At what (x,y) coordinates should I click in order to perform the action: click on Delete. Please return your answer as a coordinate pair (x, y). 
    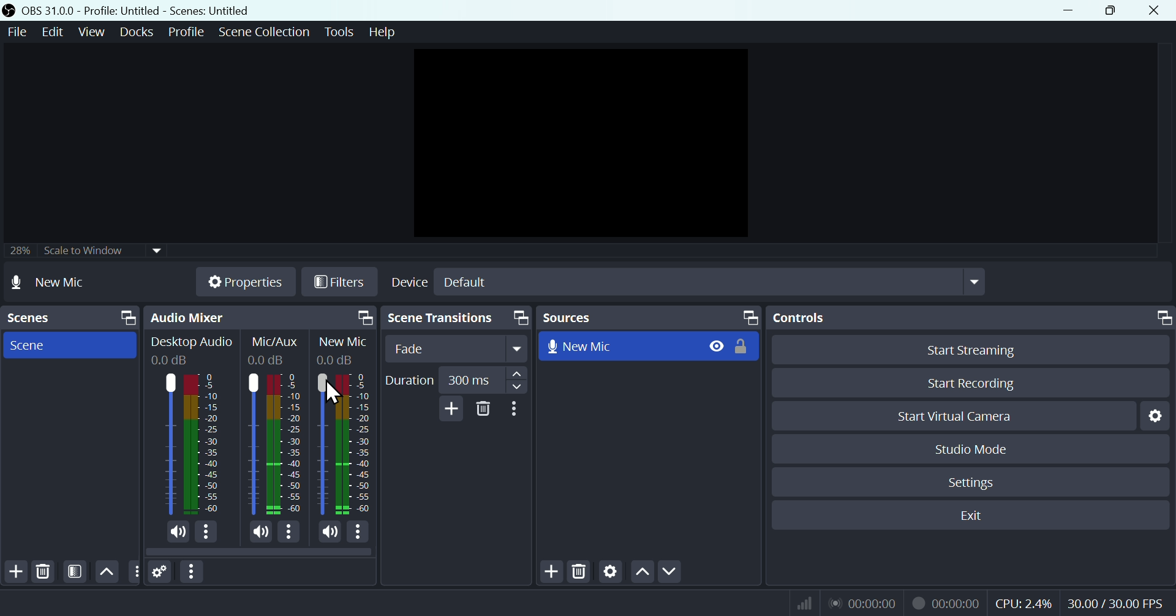
    Looking at the image, I should click on (581, 573).